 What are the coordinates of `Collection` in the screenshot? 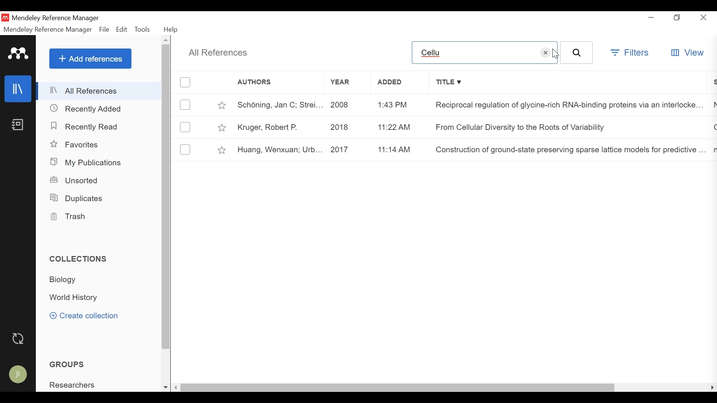 It's located at (75, 297).